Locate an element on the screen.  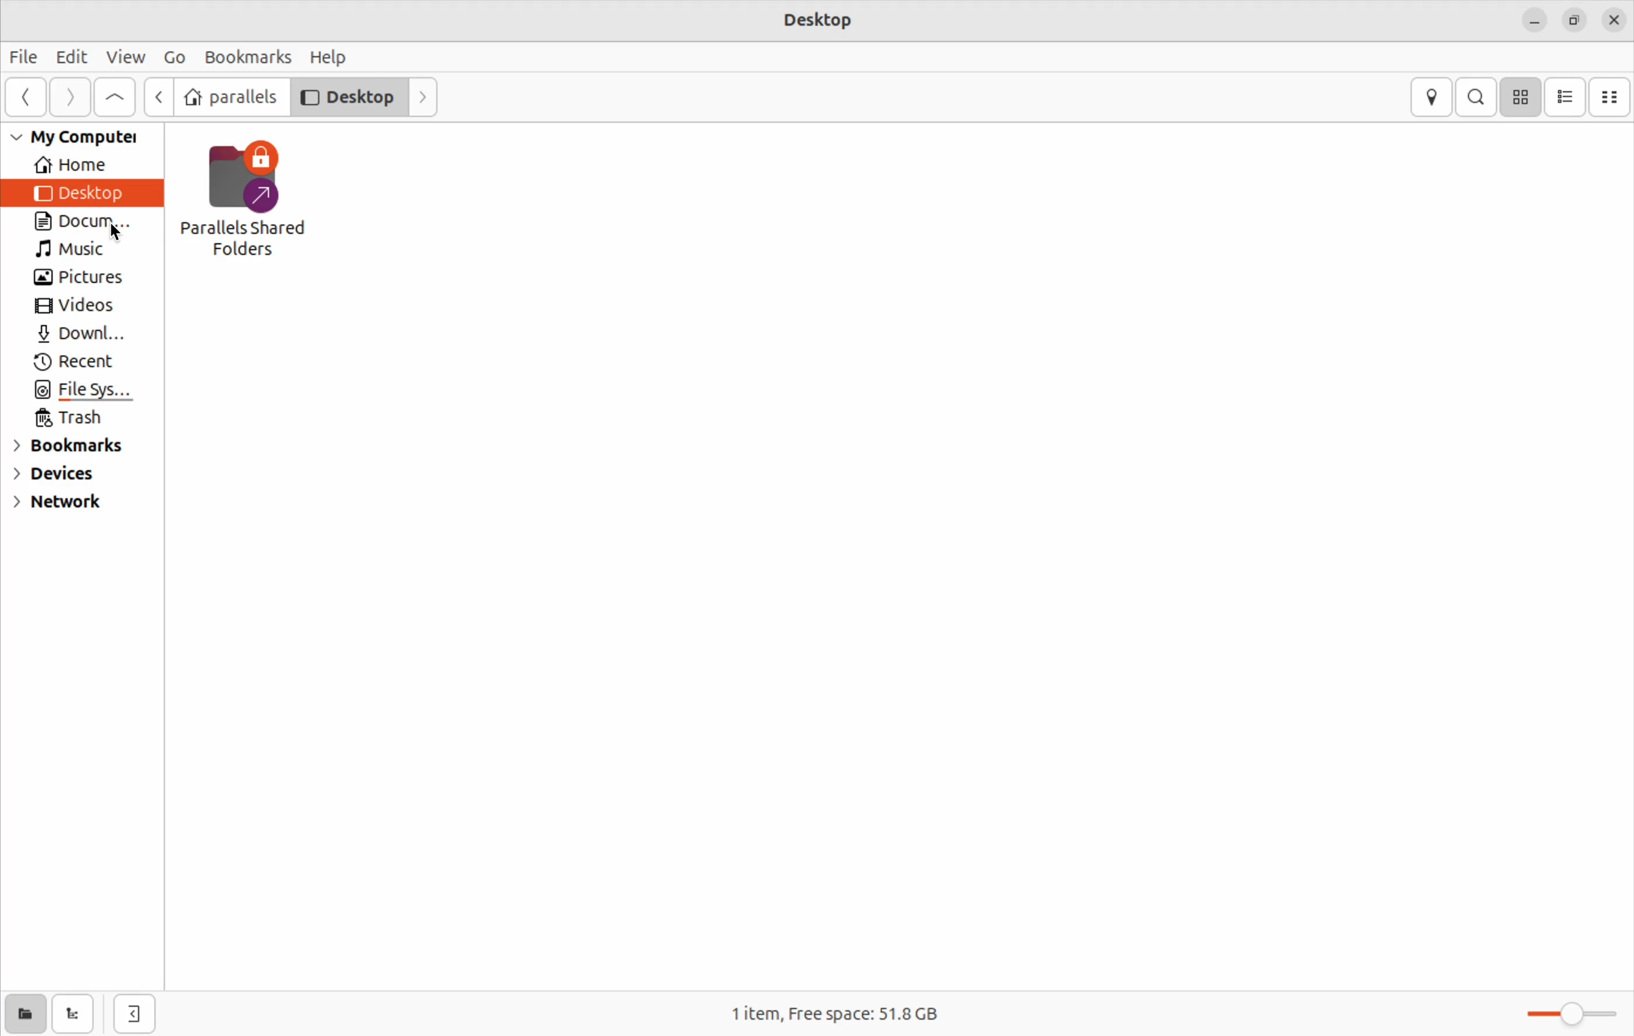
Previous is located at coordinates (159, 98).